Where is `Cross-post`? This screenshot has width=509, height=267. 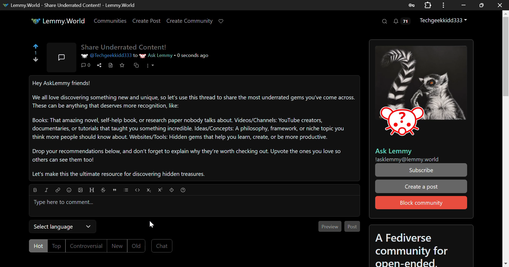 Cross-post is located at coordinates (136, 66).